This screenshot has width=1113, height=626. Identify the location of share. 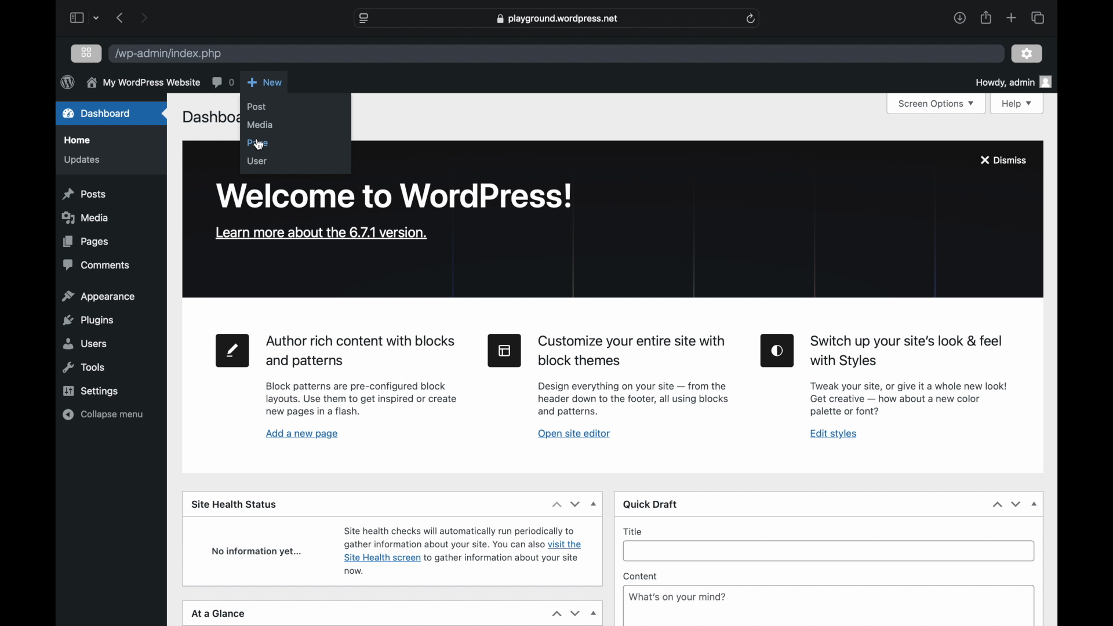
(987, 18).